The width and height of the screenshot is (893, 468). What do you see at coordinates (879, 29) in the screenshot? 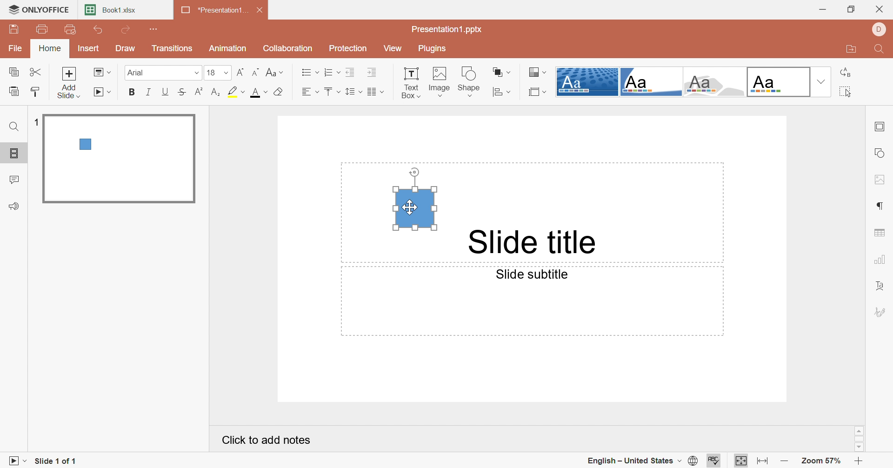
I see `DELL` at bounding box center [879, 29].